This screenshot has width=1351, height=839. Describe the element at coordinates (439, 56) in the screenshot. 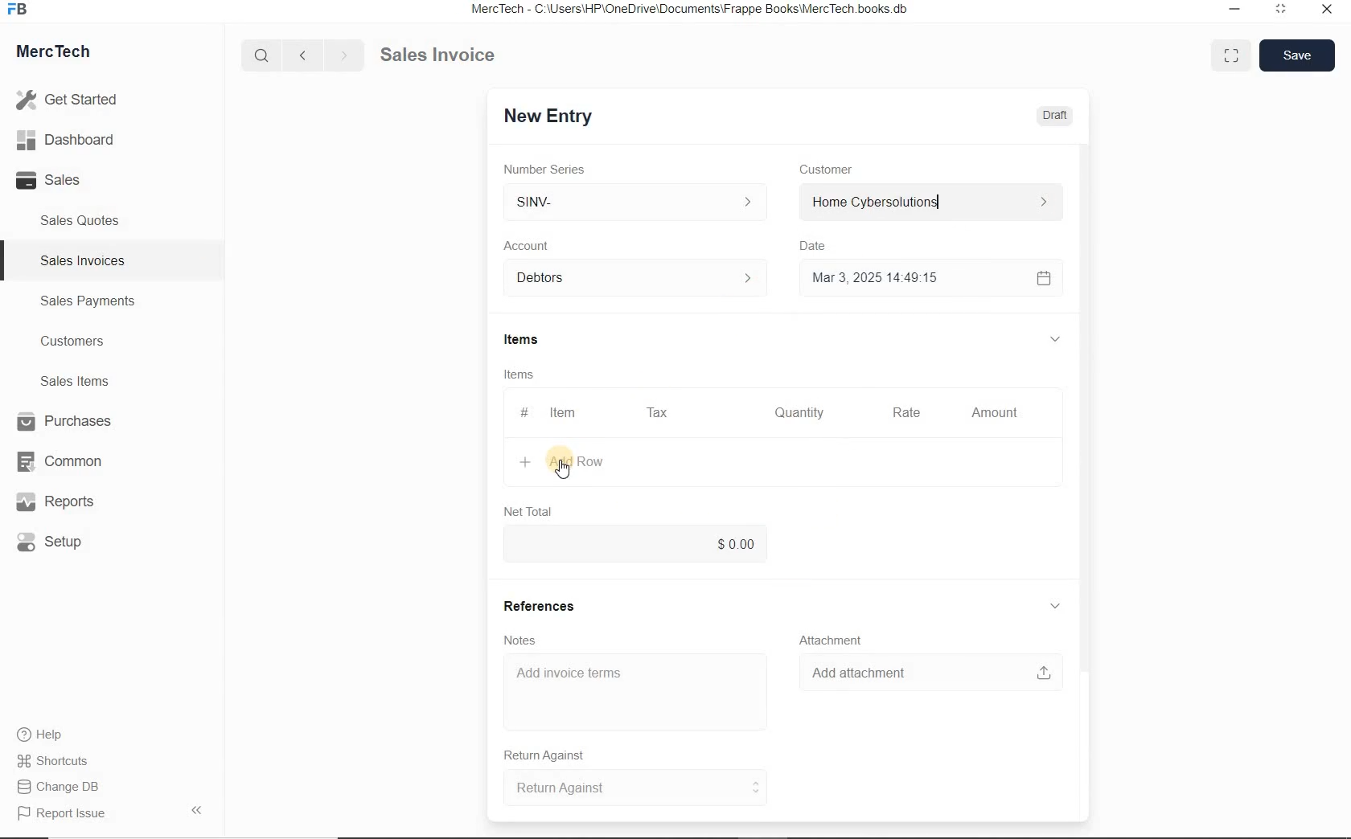

I see `Sales Invoice` at that location.